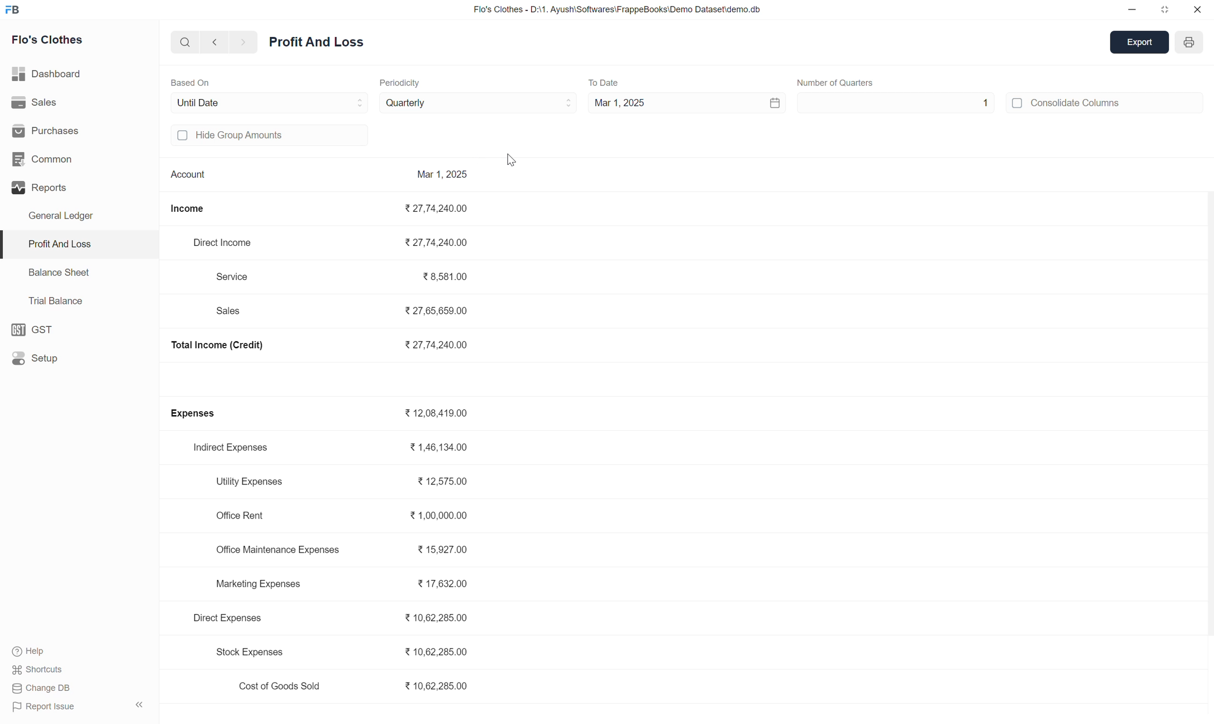 This screenshot has width=1214, height=724. Describe the element at coordinates (543, 103) in the screenshot. I see `Periodicity dropdown` at that location.